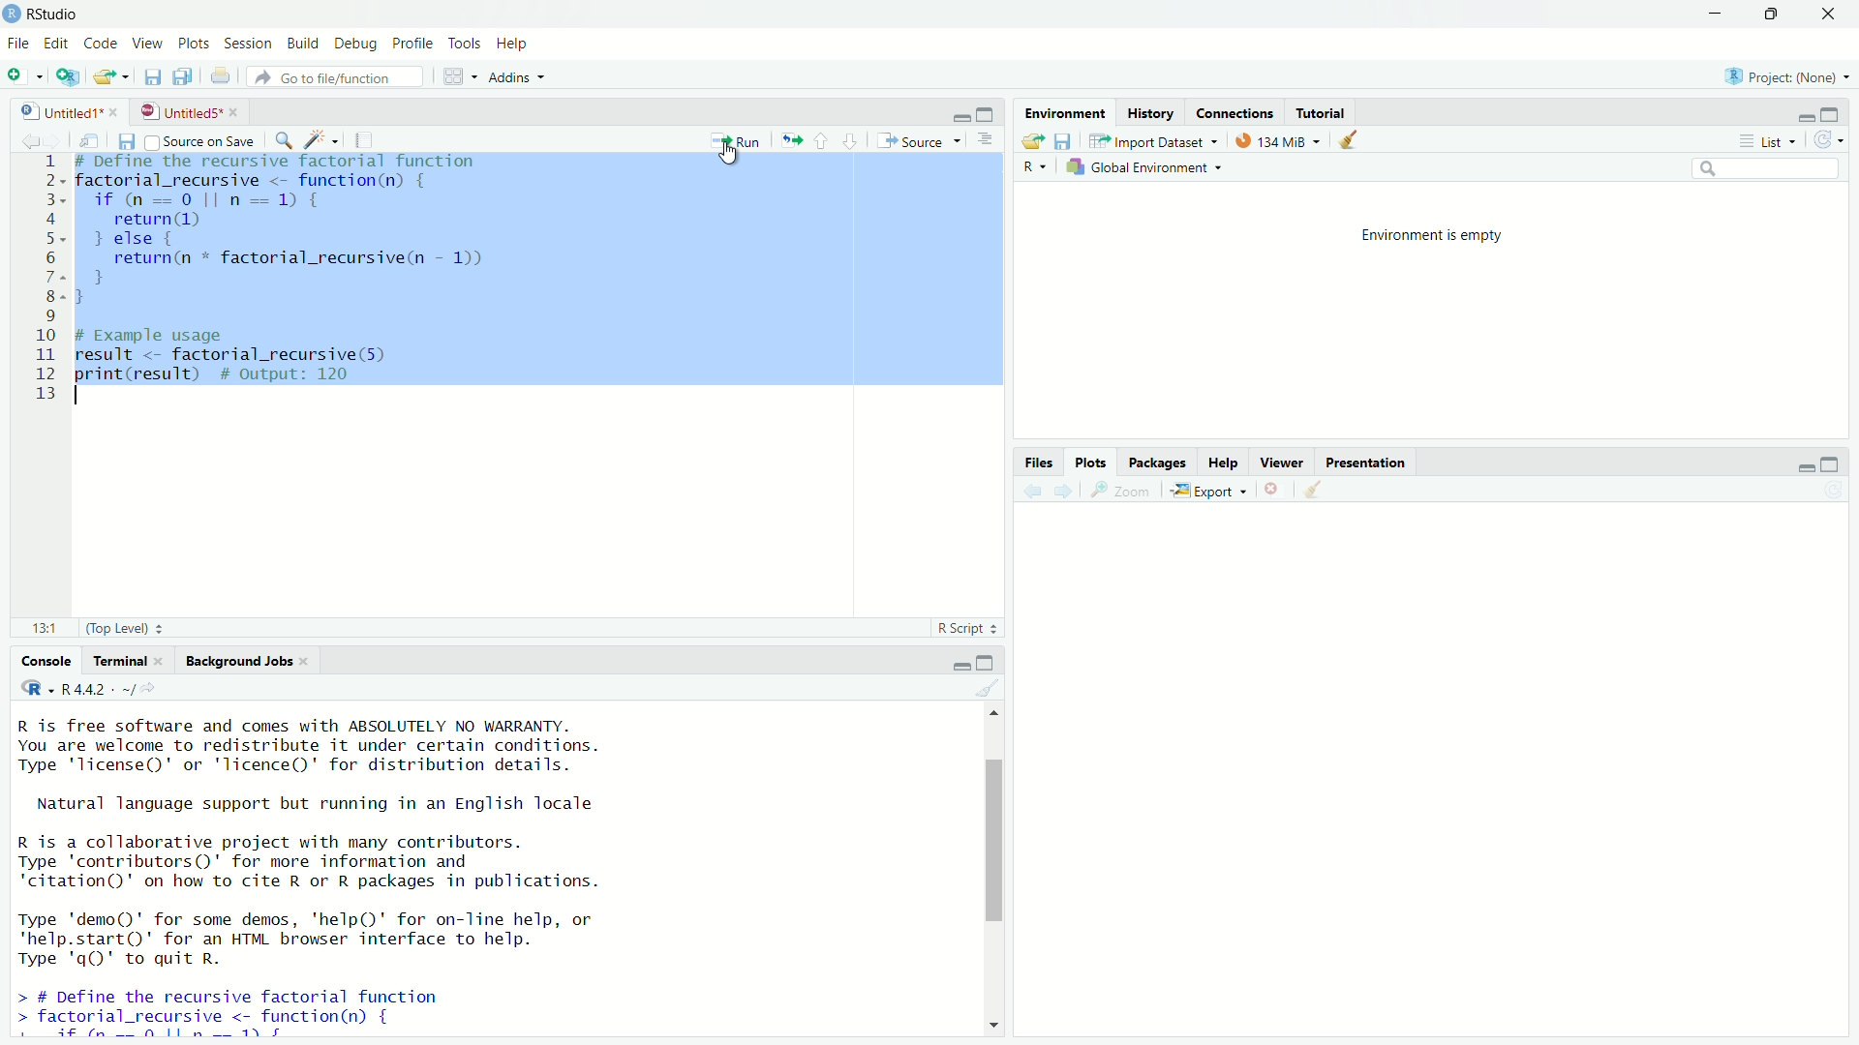 Image resolution: width=1859 pixels, height=1045 pixels. Describe the element at coordinates (1285, 460) in the screenshot. I see `Viewer` at that location.